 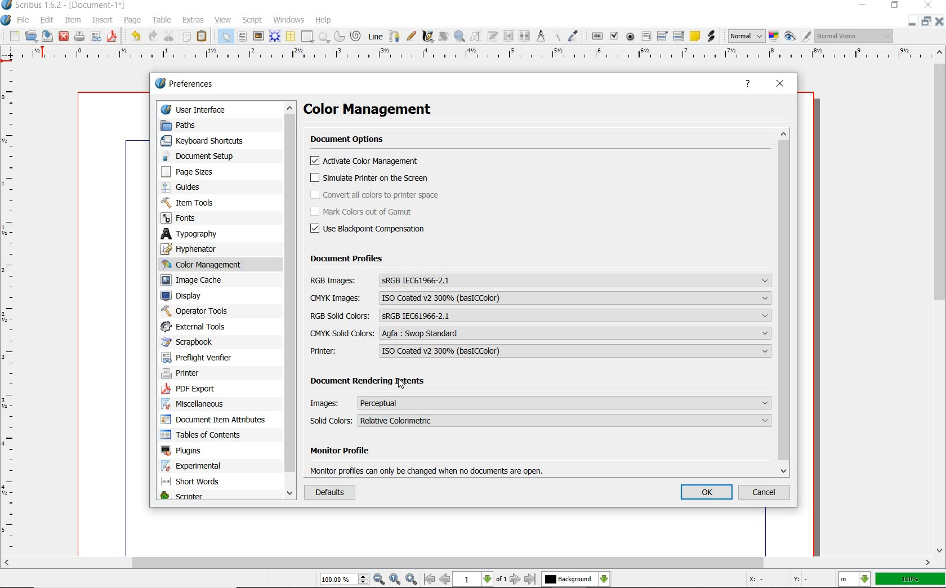 What do you see at coordinates (356, 35) in the screenshot?
I see `spiral` at bounding box center [356, 35].